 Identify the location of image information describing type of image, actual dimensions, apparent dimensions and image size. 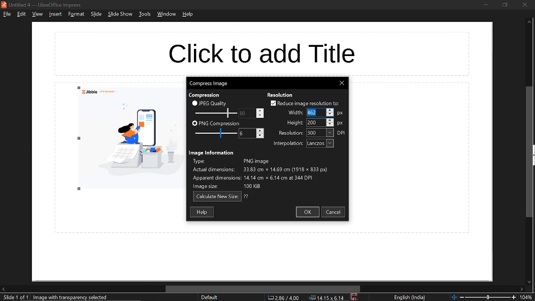
(265, 174).